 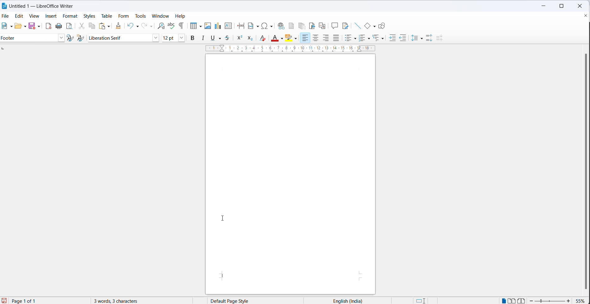 I want to click on font color options, so click(x=282, y=38).